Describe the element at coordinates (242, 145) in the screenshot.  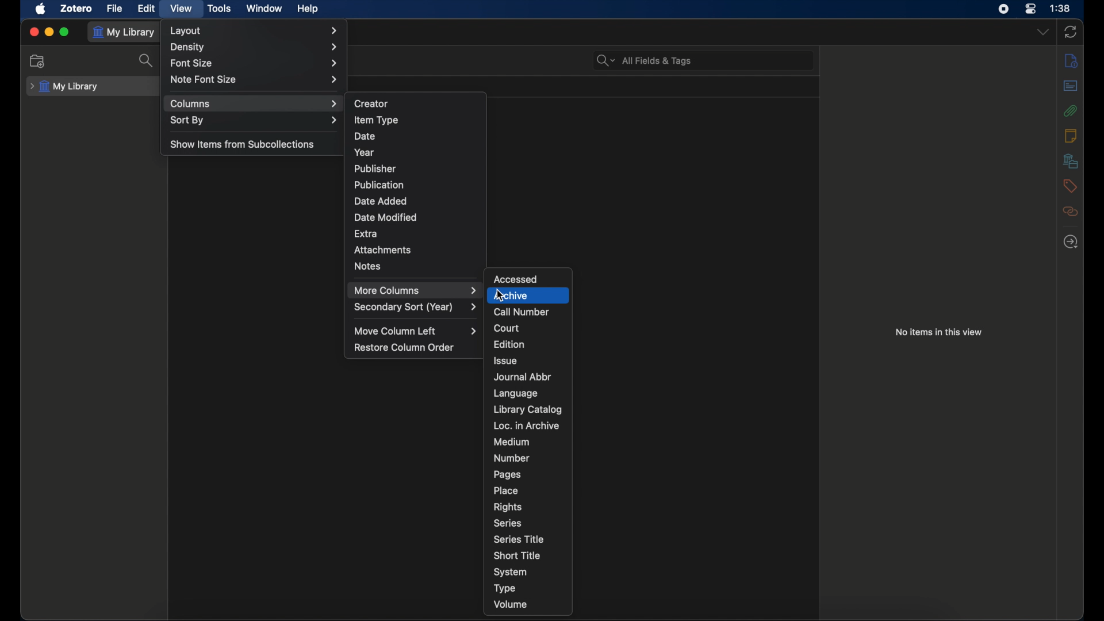
I see `show items for subcollection` at that location.